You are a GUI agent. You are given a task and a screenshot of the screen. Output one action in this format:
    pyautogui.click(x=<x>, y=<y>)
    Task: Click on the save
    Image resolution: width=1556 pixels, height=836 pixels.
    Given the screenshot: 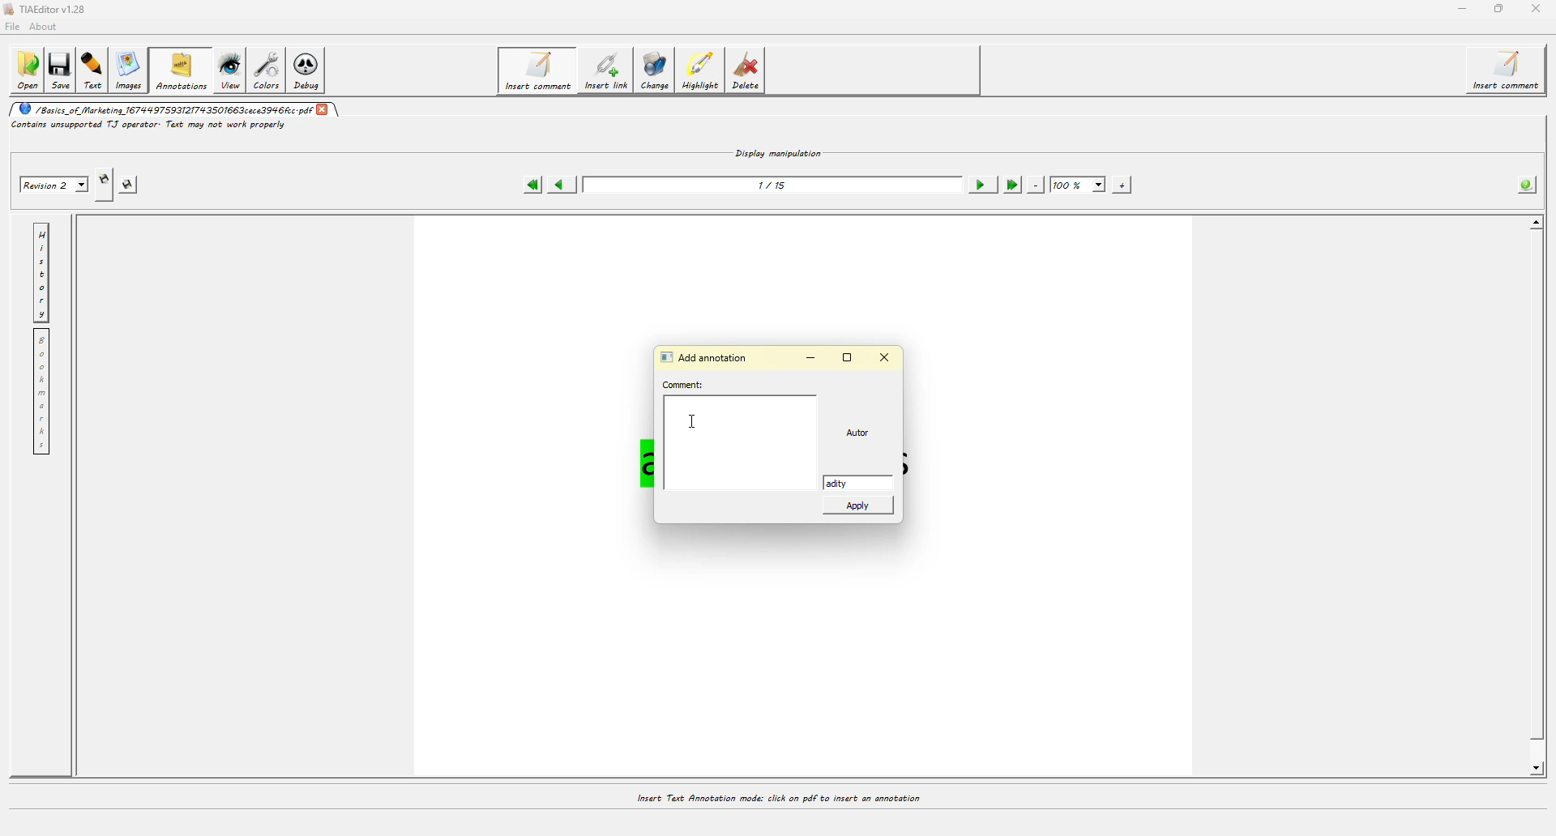 What is the action you would take?
    pyautogui.click(x=63, y=67)
    